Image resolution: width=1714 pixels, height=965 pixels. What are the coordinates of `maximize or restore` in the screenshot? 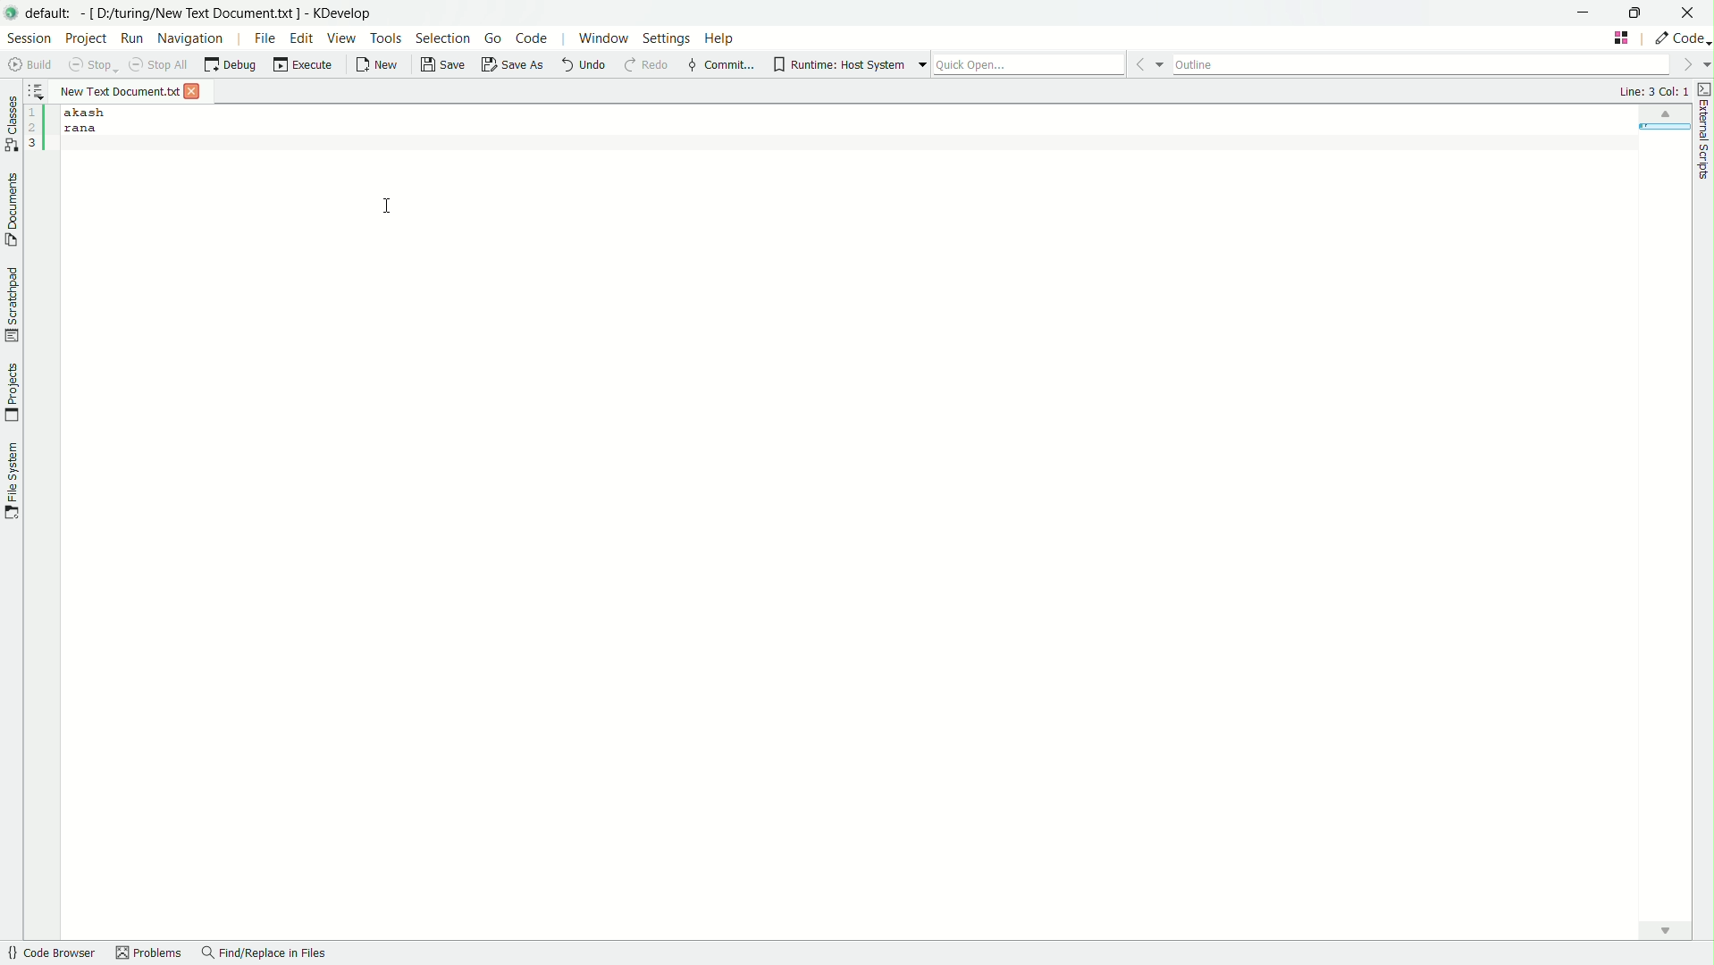 It's located at (1643, 13).